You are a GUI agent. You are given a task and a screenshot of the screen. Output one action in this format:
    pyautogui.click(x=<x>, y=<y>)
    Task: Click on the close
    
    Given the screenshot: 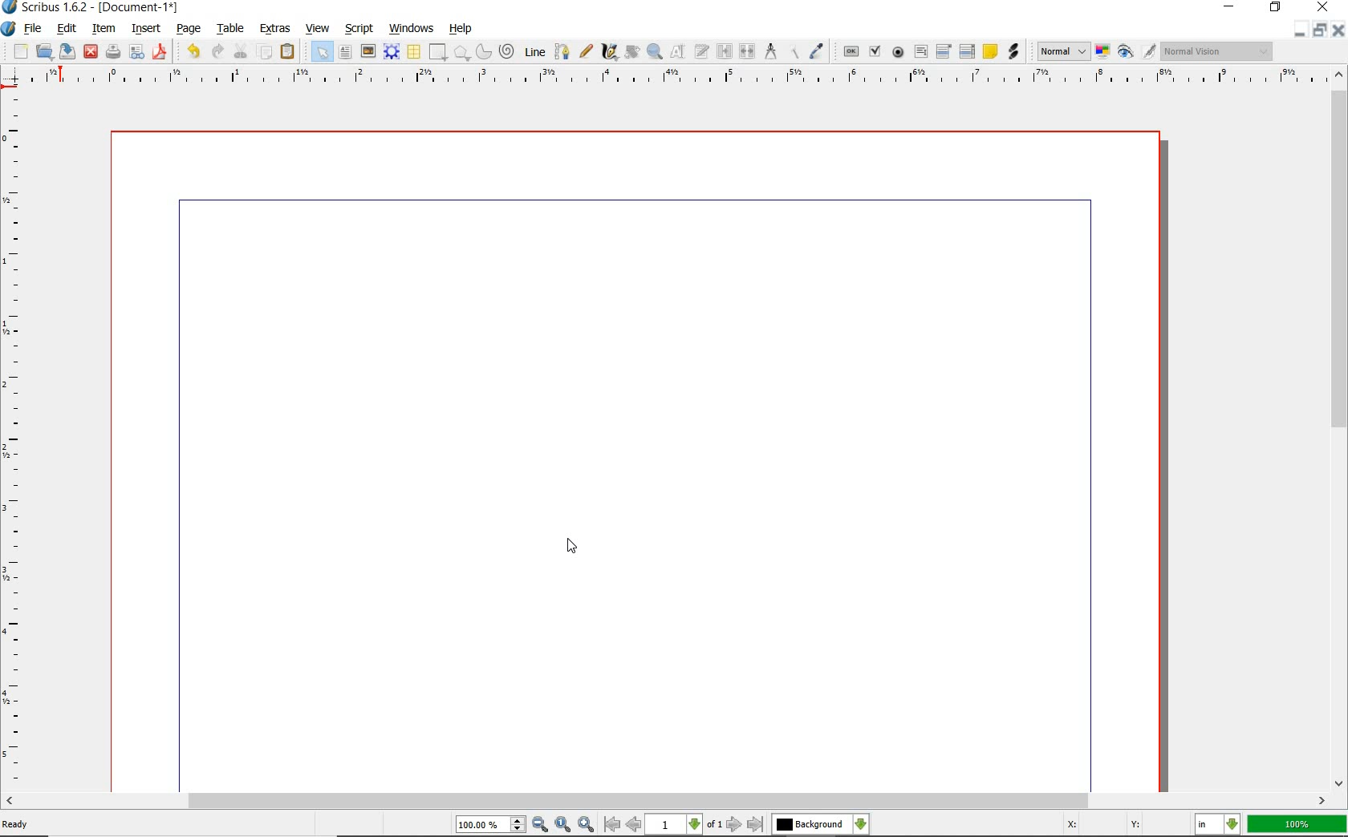 What is the action you would take?
    pyautogui.click(x=1323, y=8)
    